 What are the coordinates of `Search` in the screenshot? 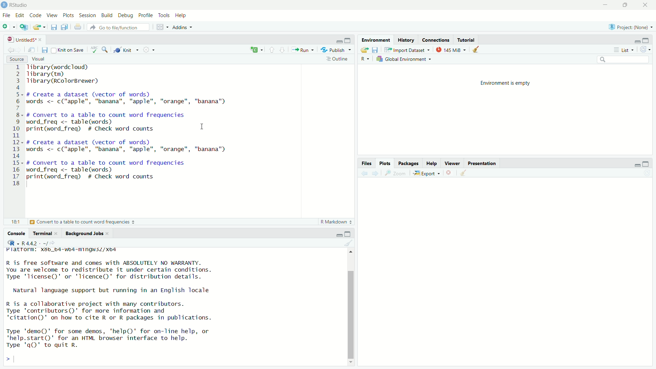 It's located at (622, 60).